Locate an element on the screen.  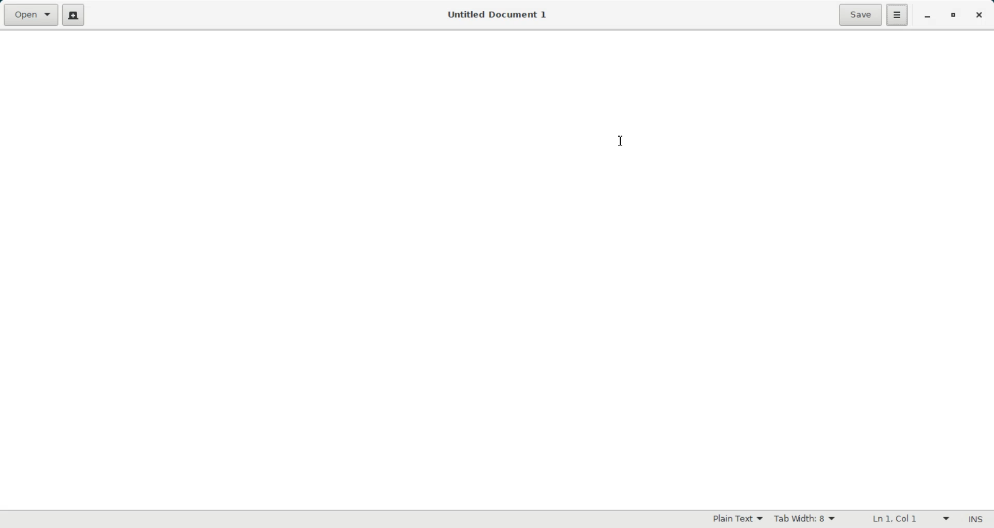
Insert is located at coordinates (975, 520).